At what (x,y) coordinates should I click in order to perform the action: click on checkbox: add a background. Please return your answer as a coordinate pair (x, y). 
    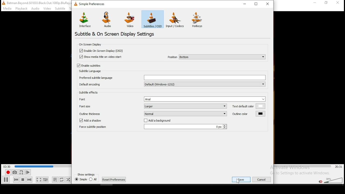
    Looking at the image, I should click on (157, 121).